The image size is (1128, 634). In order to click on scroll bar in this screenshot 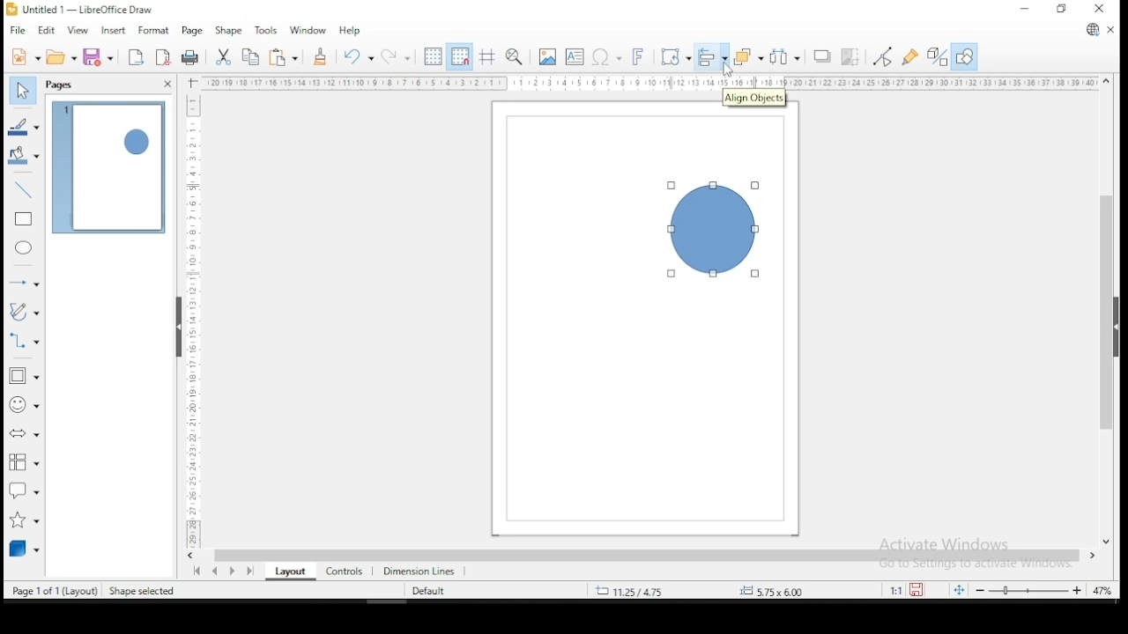, I will do `click(646, 555)`.